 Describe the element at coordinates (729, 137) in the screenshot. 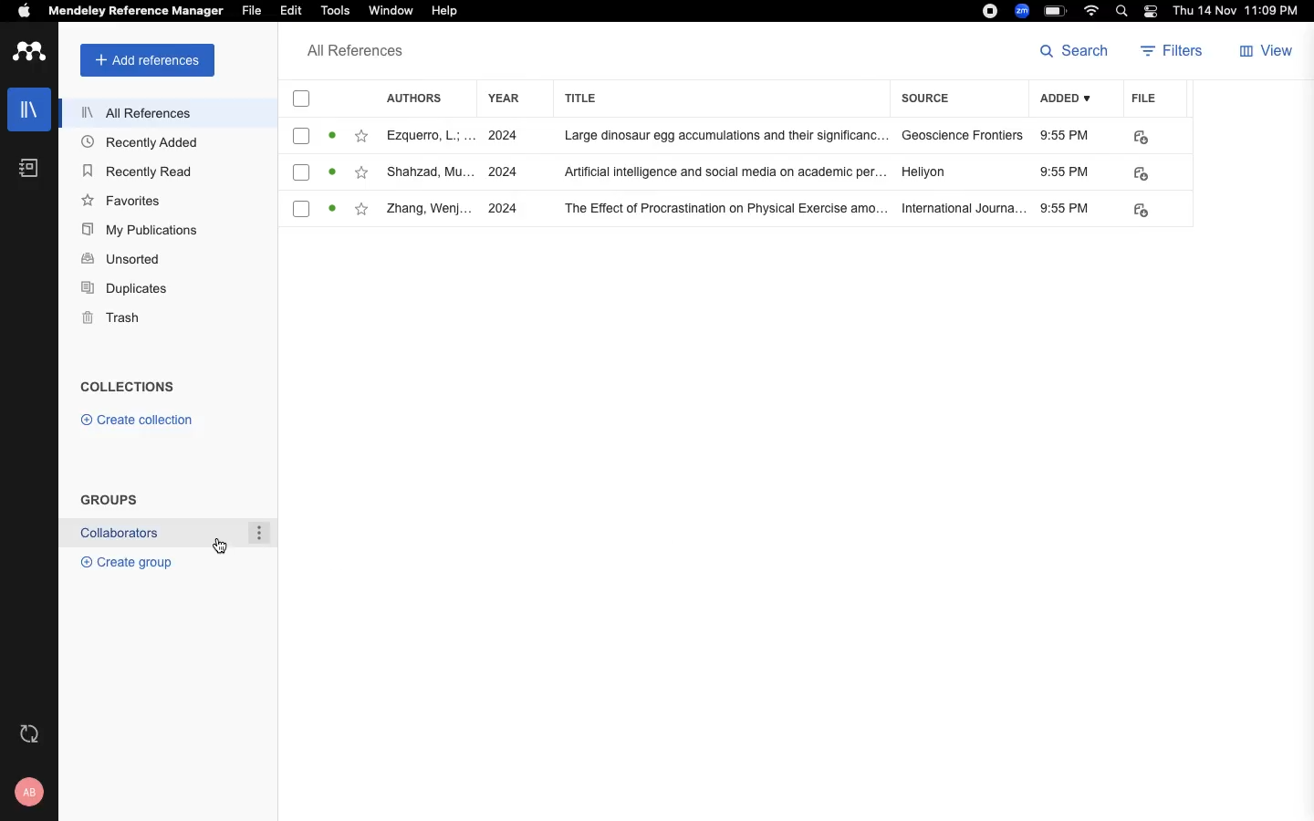

I see `Large dinosaur egg accumulations and their significanc...` at that location.